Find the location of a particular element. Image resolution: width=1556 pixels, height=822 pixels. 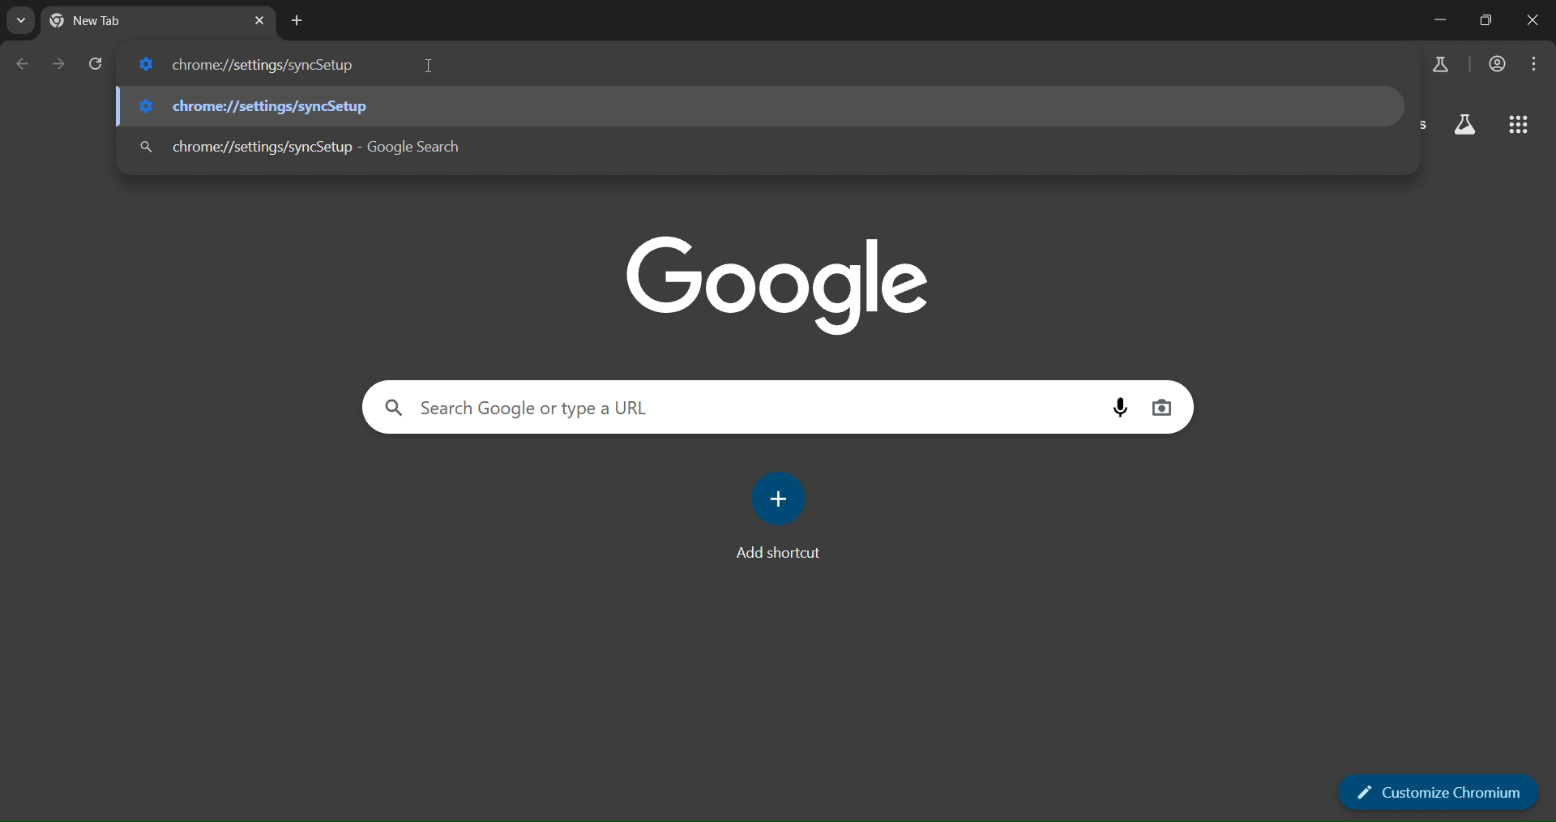

google apps is located at coordinates (1521, 124).